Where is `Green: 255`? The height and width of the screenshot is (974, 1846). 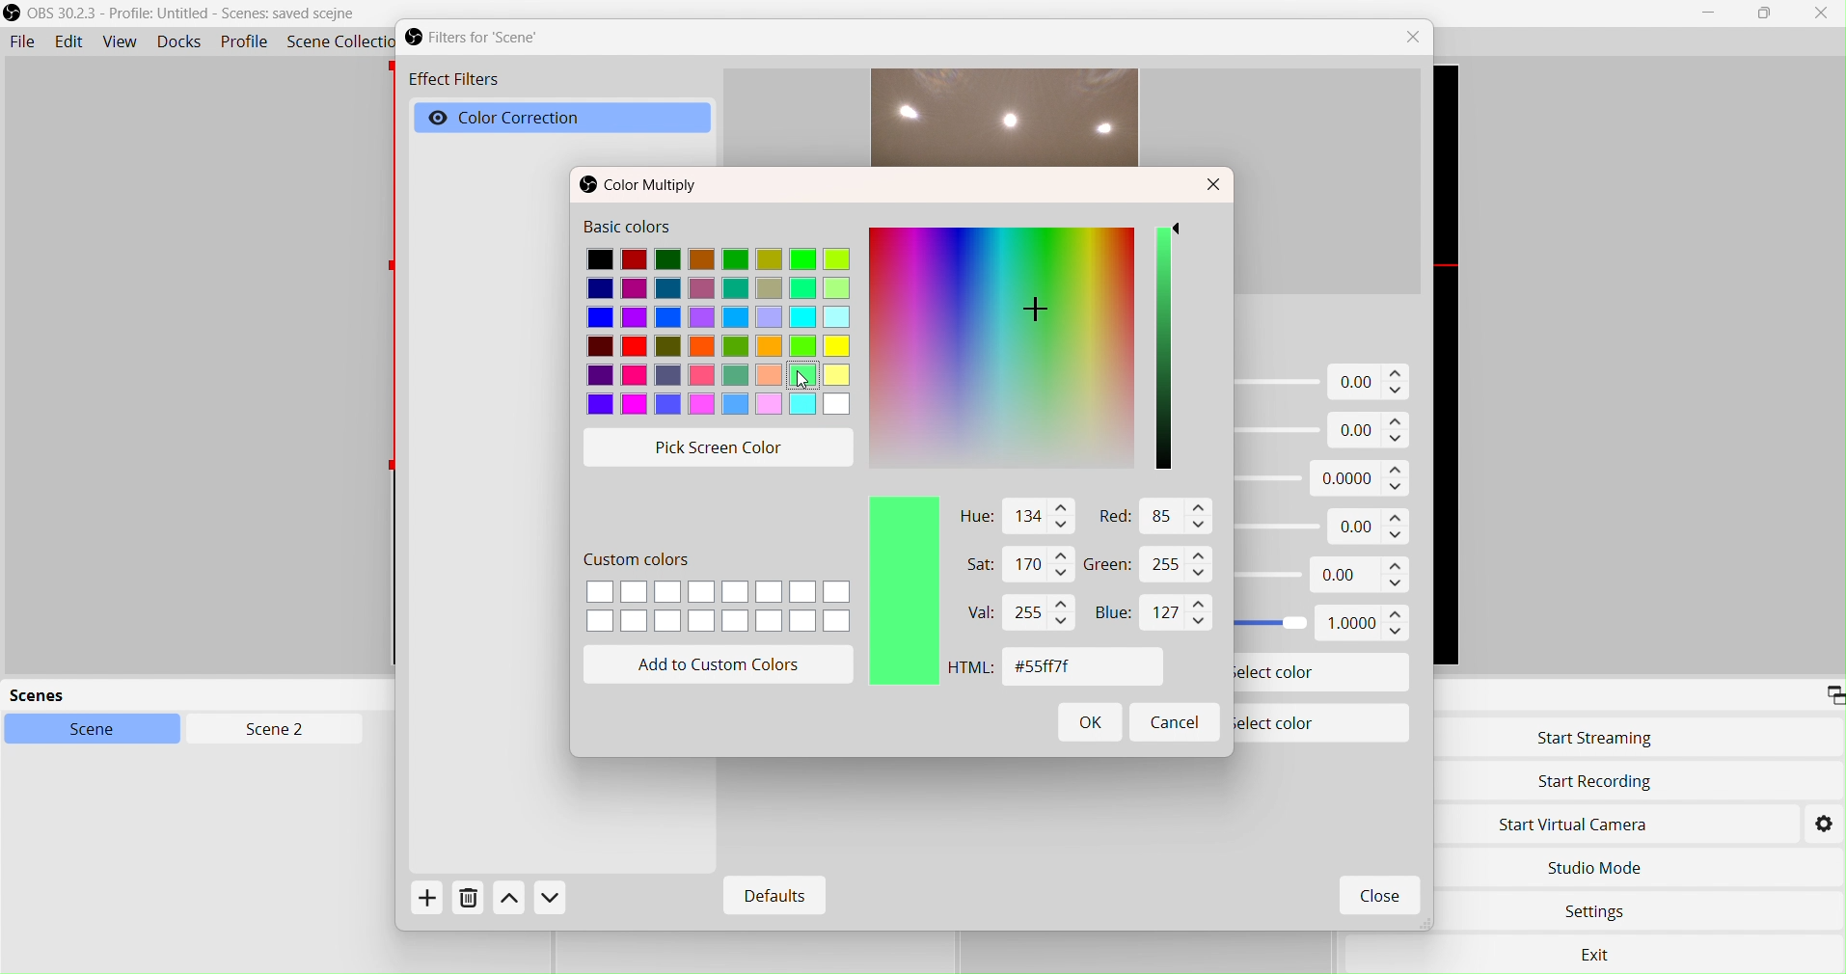
Green: 255 is located at coordinates (1150, 566).